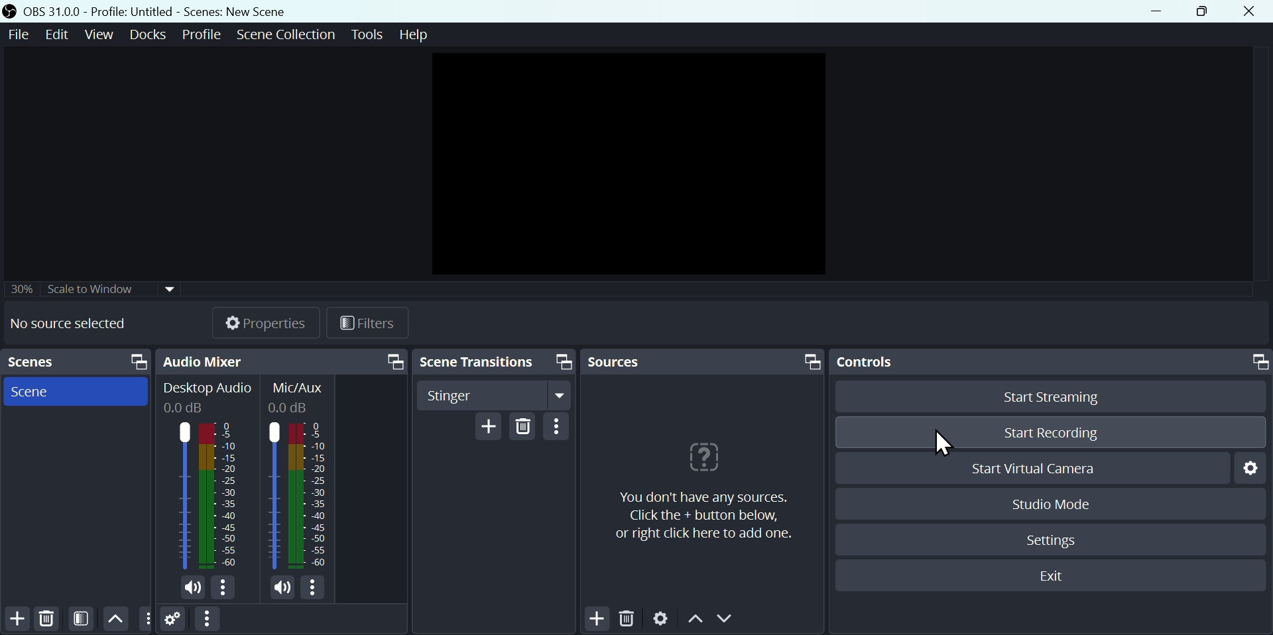 The height and width of the screenshot is (635, 1273). Describe the element at coordinates (946, 444) in the screenshot. I see `cursor` at that location.